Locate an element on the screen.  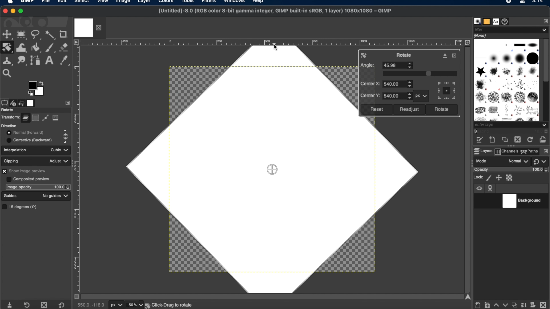
path is located at coordinates (45, 118).